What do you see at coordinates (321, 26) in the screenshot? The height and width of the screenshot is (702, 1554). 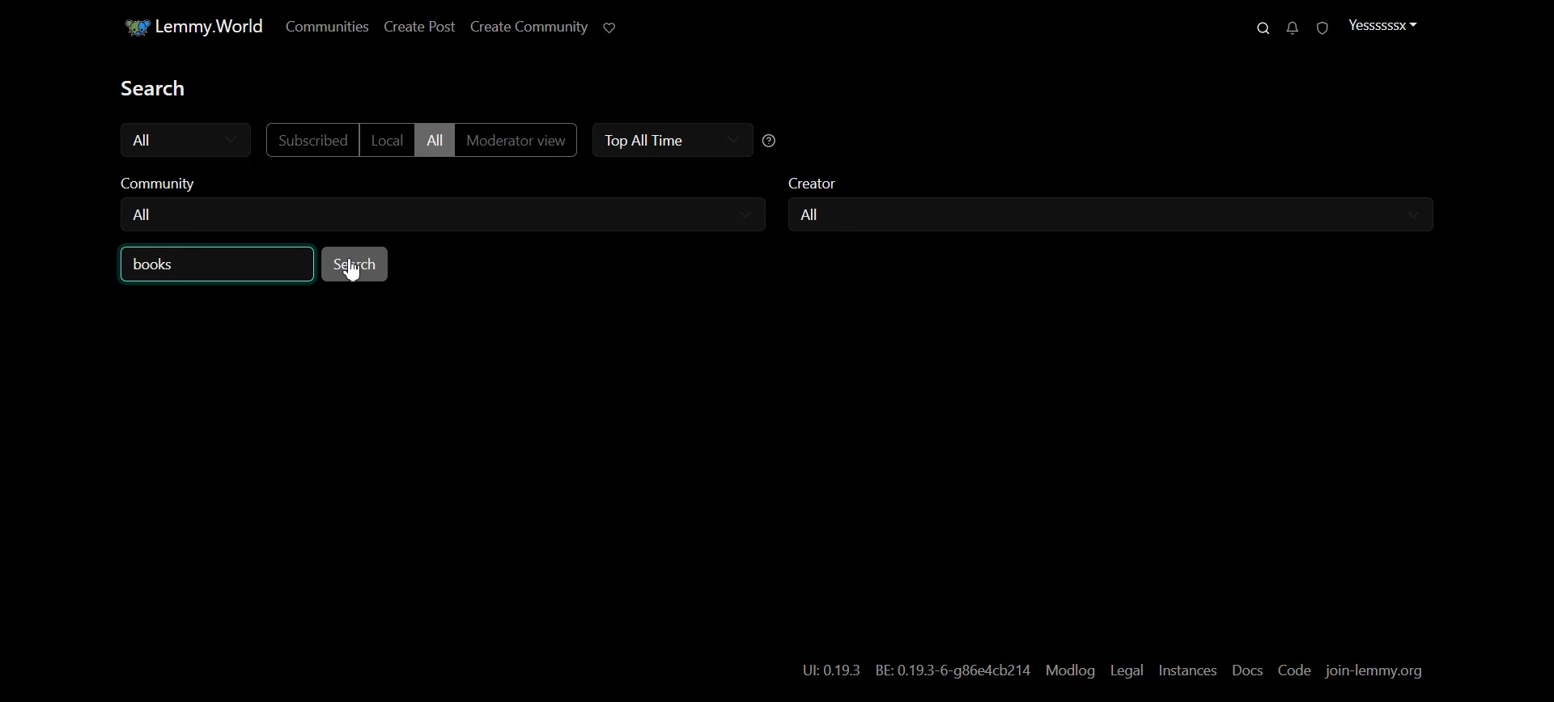 I see `Communities` at bounding box center [321, 26].